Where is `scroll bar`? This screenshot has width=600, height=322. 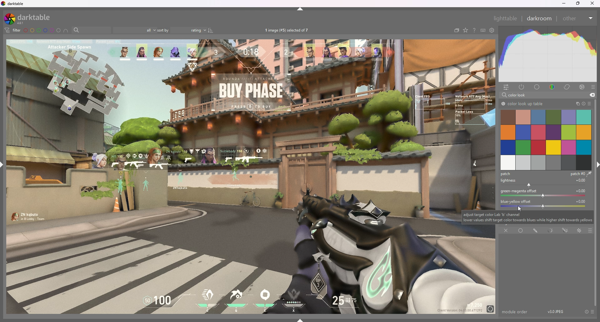
scroll bar is located at coordinates (596, 203).